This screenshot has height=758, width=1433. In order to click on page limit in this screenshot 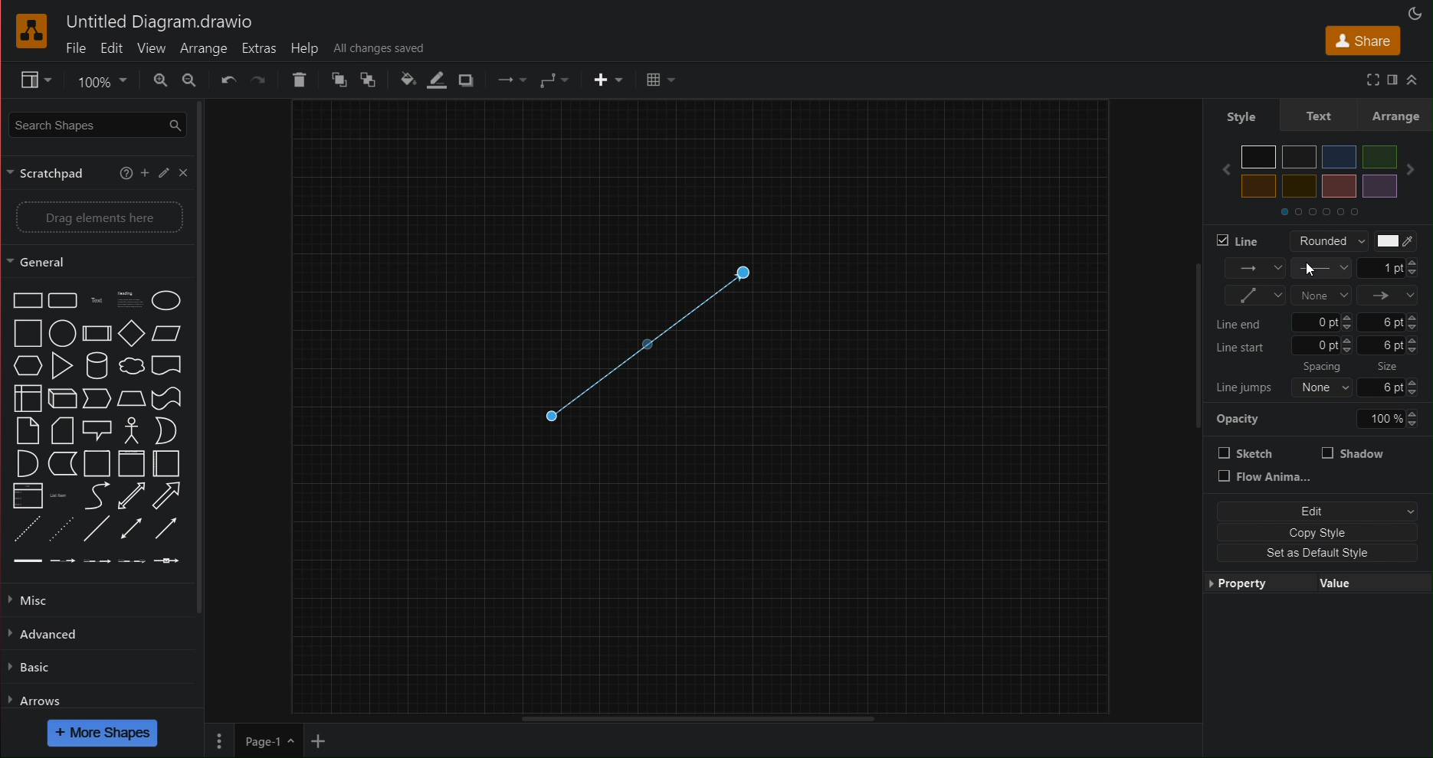, I will do `click(697, 717)`.